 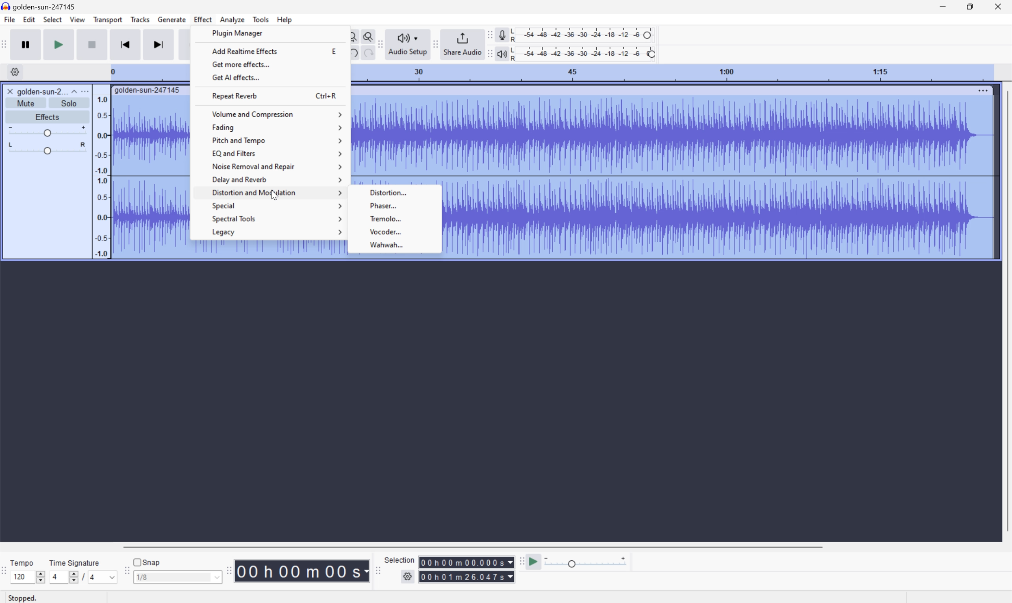 What do you see at coordinates (521, 560) in the screenshot?
I see `Audacity play at speed toolbar` at bounding box center [521, 560].